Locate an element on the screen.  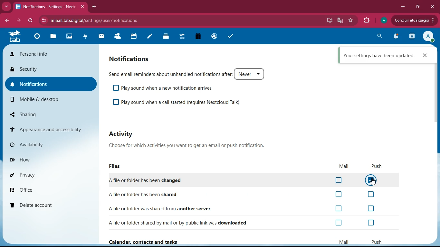
mobile is located at coordinates (40, 99).